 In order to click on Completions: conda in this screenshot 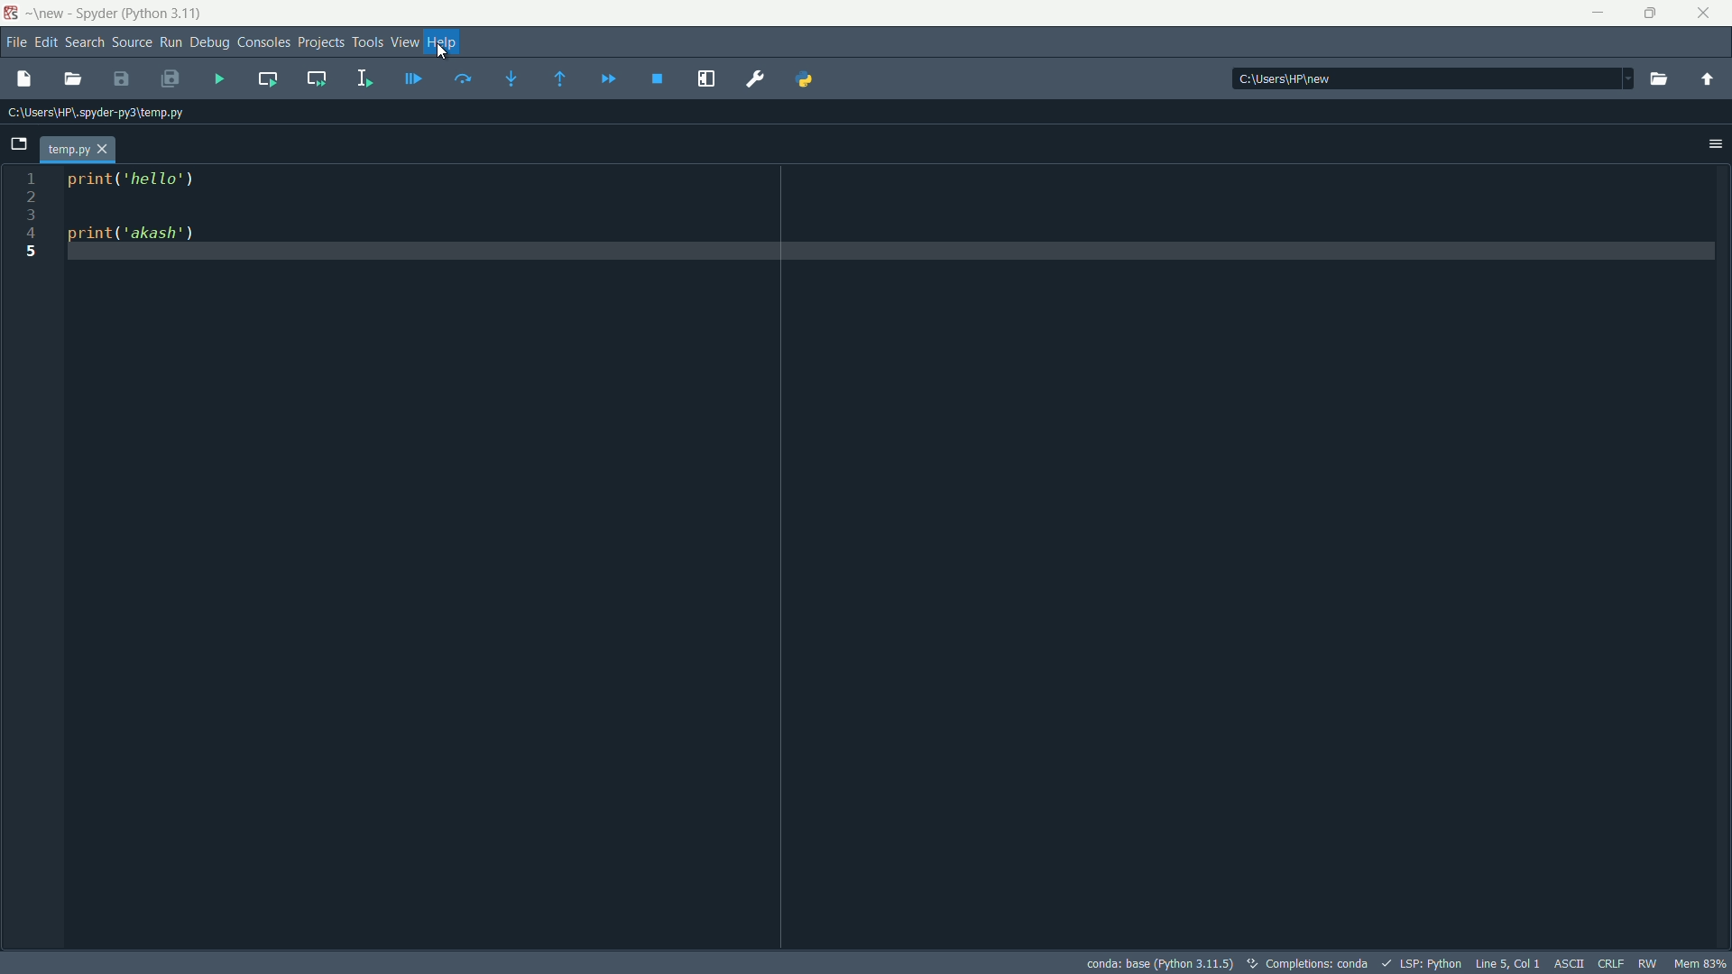, I will do `click(1303, 963)`.